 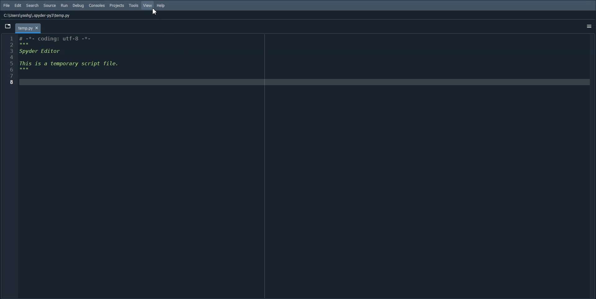 I want to click on View, so click(x=148, y=6).